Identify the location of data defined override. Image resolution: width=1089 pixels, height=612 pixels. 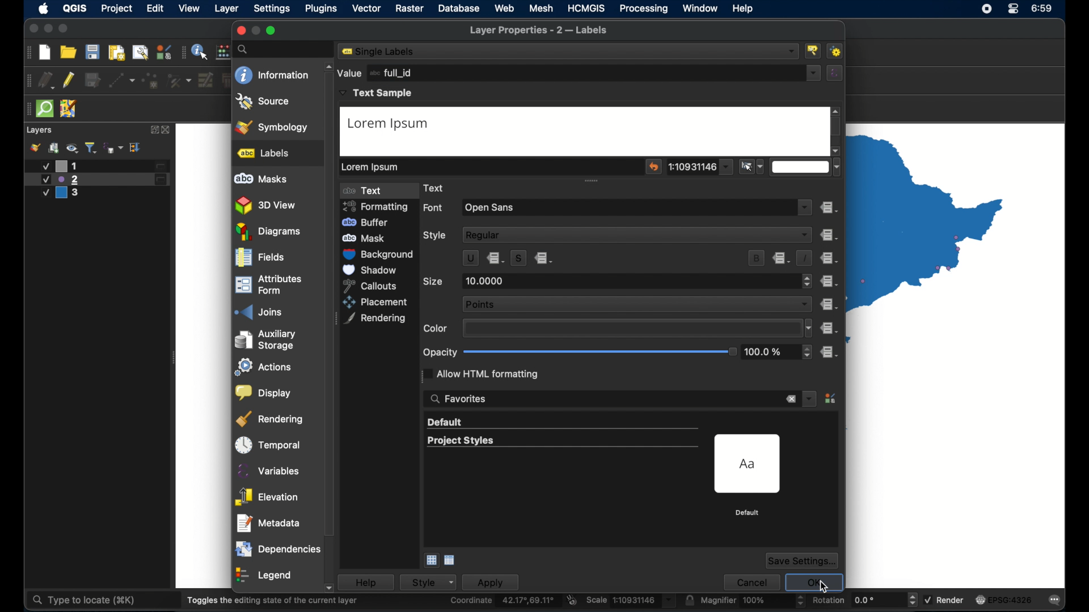
(828, 304).